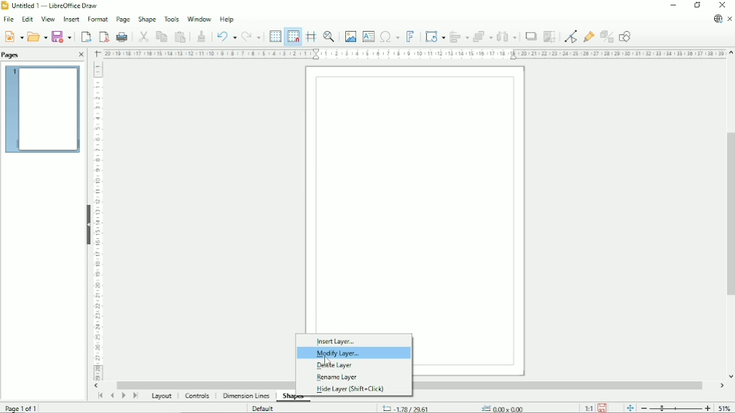 Image resolution: width=735 pixels, height=413 pixels. What do you see at coordinates (100, 396) in the screenshot?
I see `Scroll to first page` at bounding box center [100, 396].